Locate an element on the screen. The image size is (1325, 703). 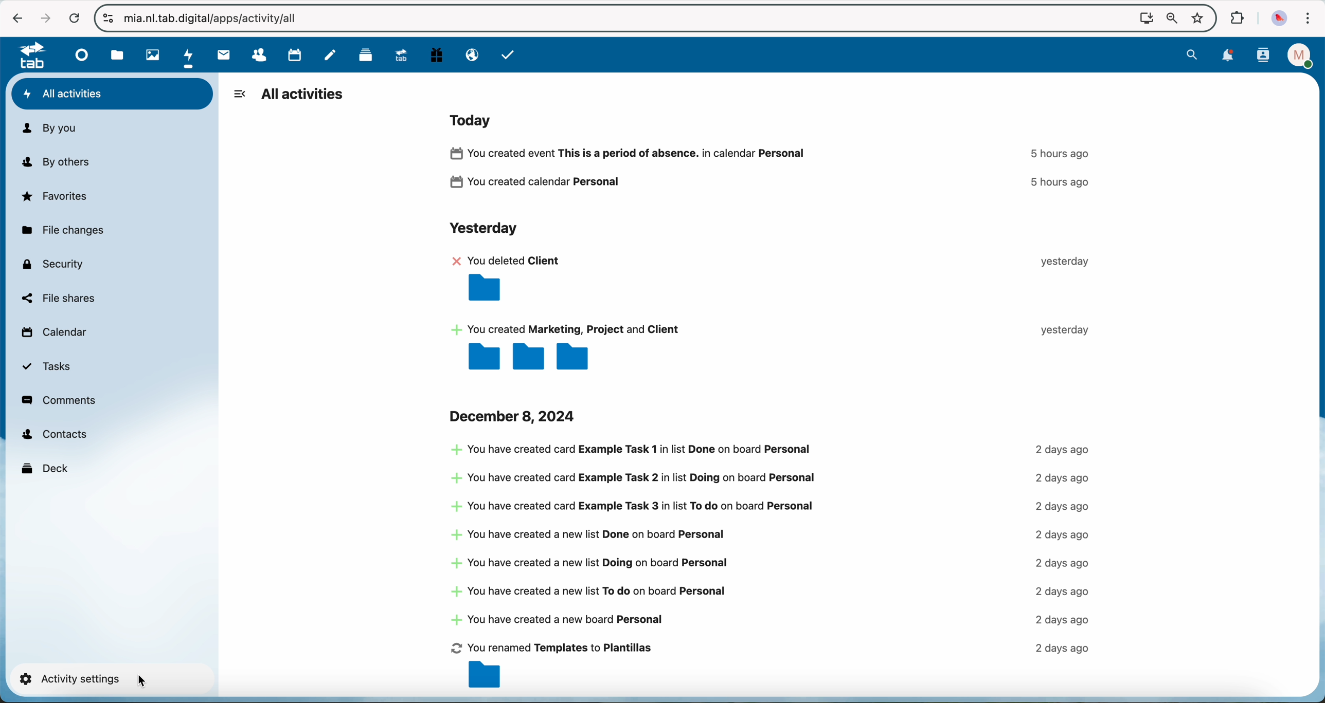
click on activity settings is located at coordinates (107, 679).